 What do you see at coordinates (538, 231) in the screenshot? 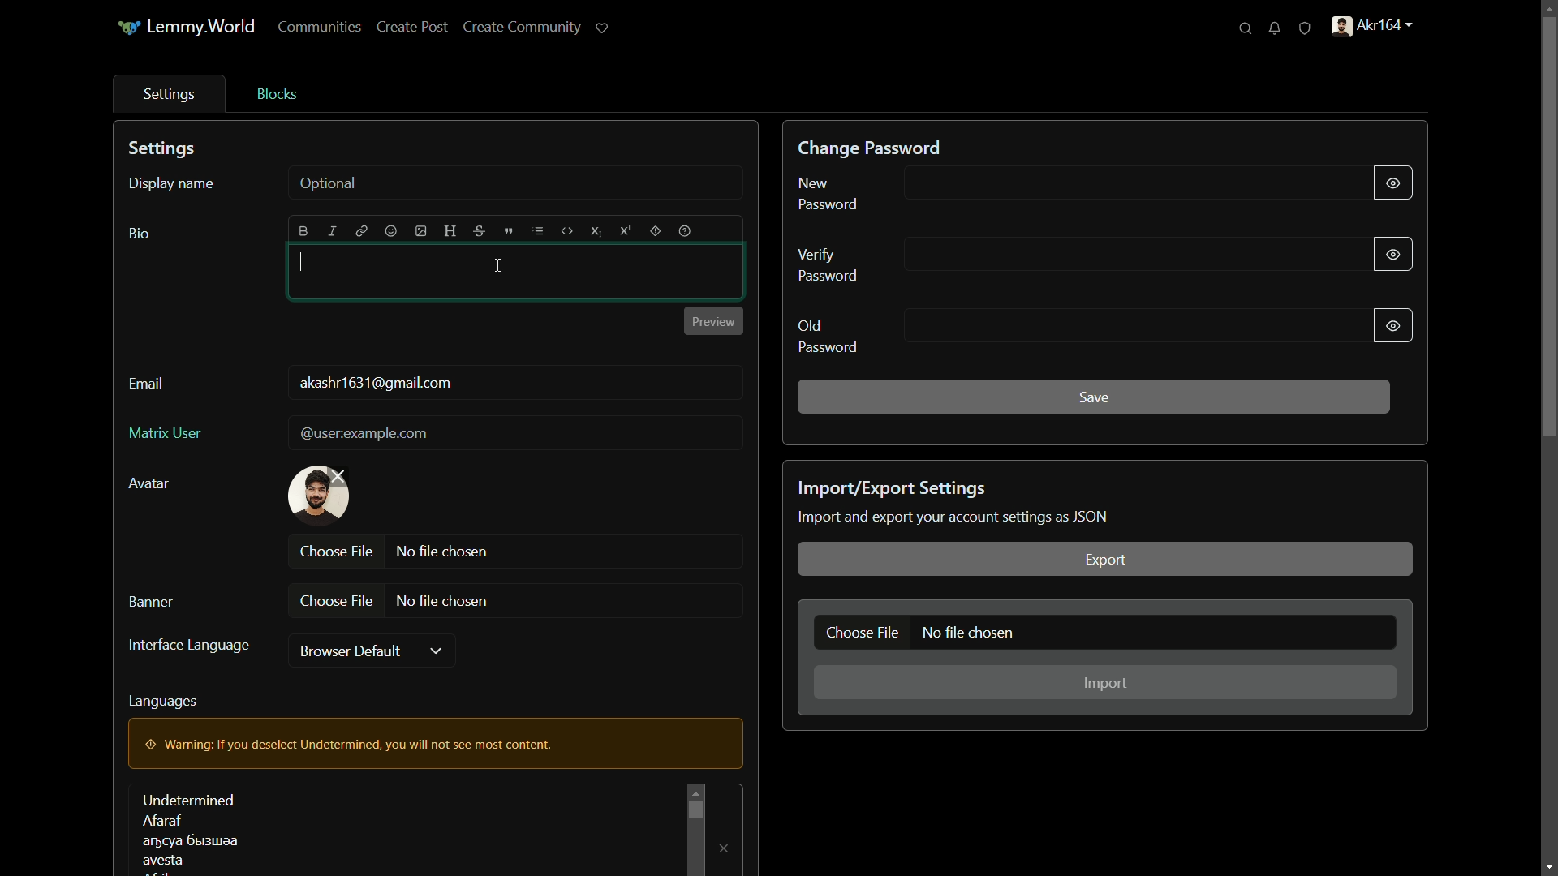
I see `list` at bounding box center [538, 231].